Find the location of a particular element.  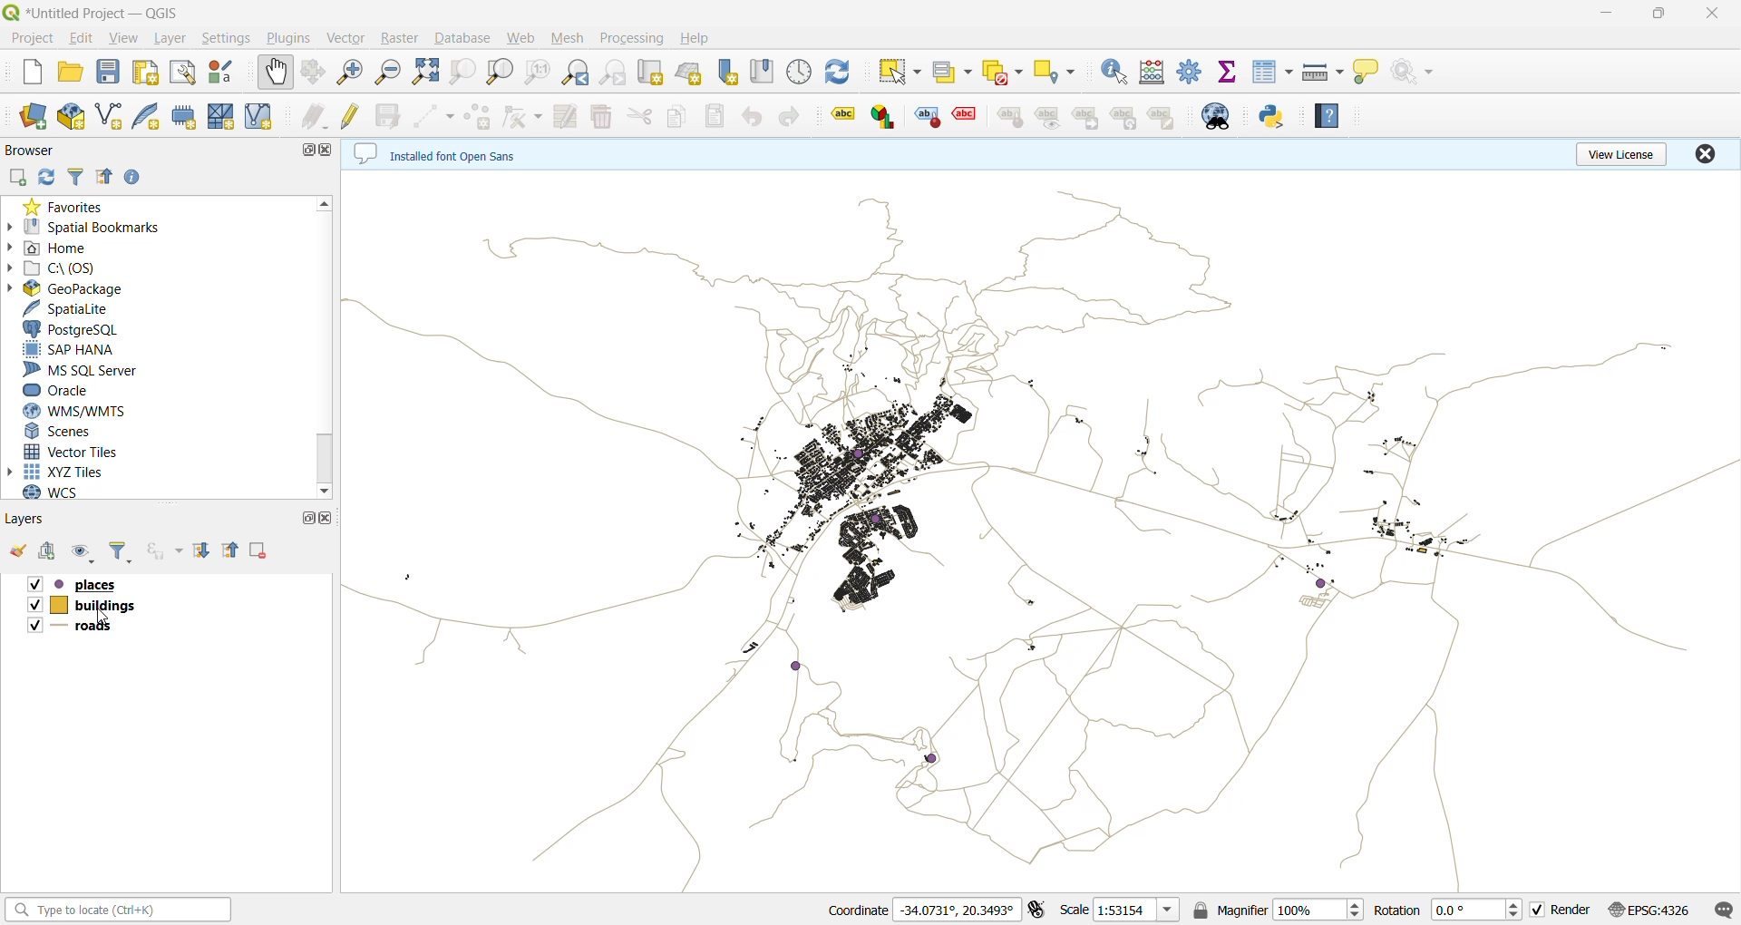

vector is located at coordinates (348, 38).